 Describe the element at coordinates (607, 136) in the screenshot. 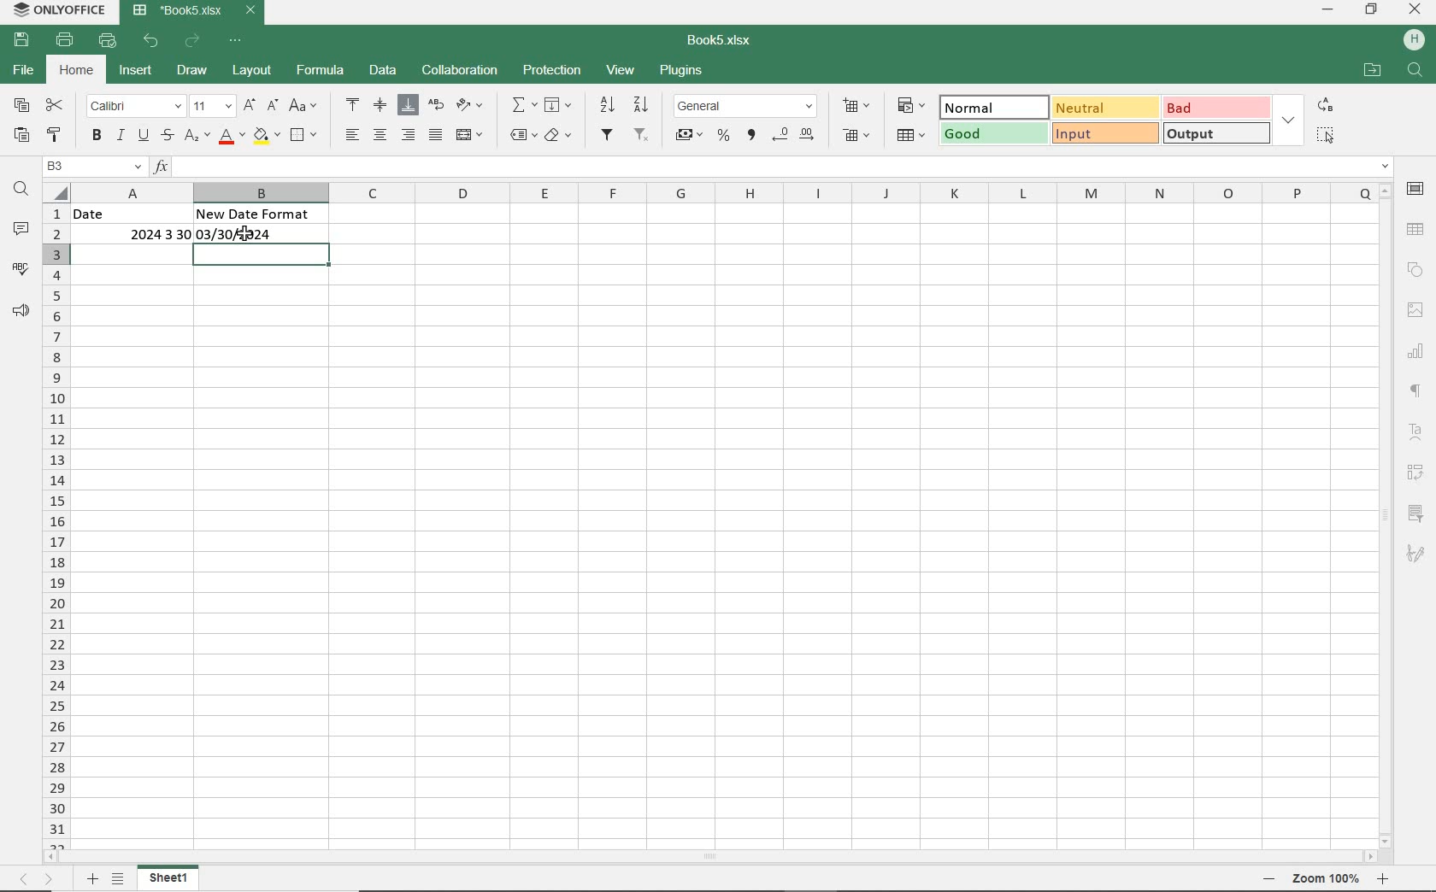

I see `FILTER` at that location.